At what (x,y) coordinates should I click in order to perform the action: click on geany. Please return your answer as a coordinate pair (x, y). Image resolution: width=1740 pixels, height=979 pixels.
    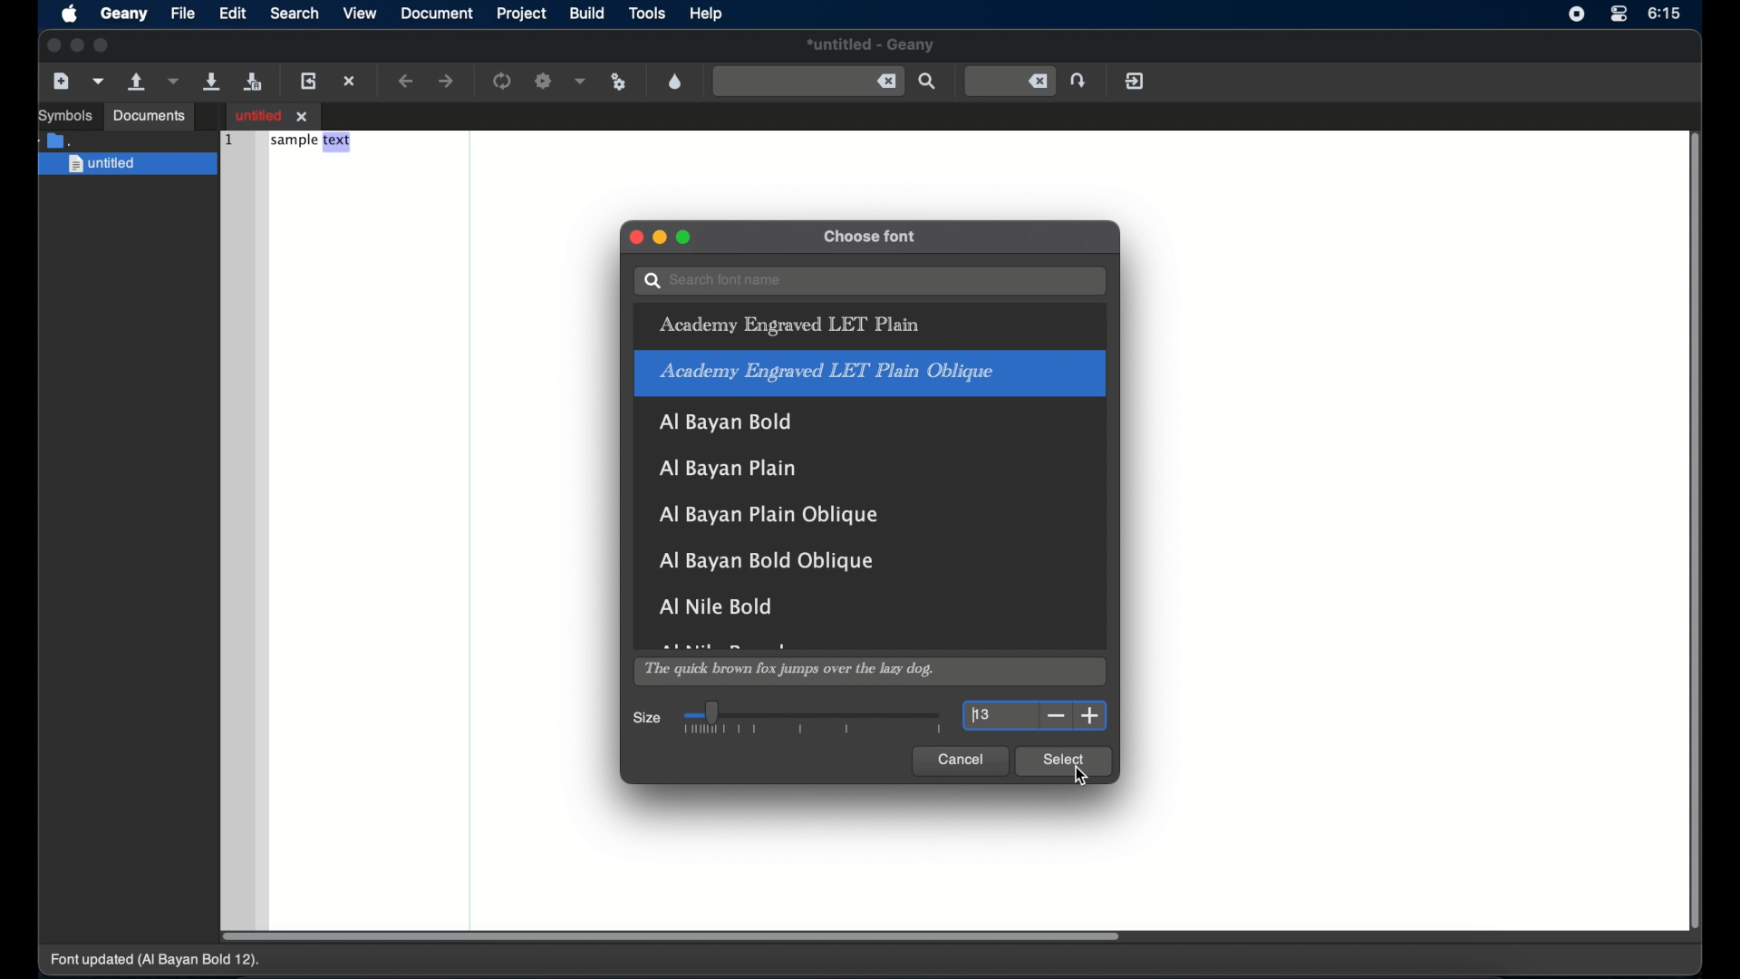
    Looking at the image, I should click on (124, 15).